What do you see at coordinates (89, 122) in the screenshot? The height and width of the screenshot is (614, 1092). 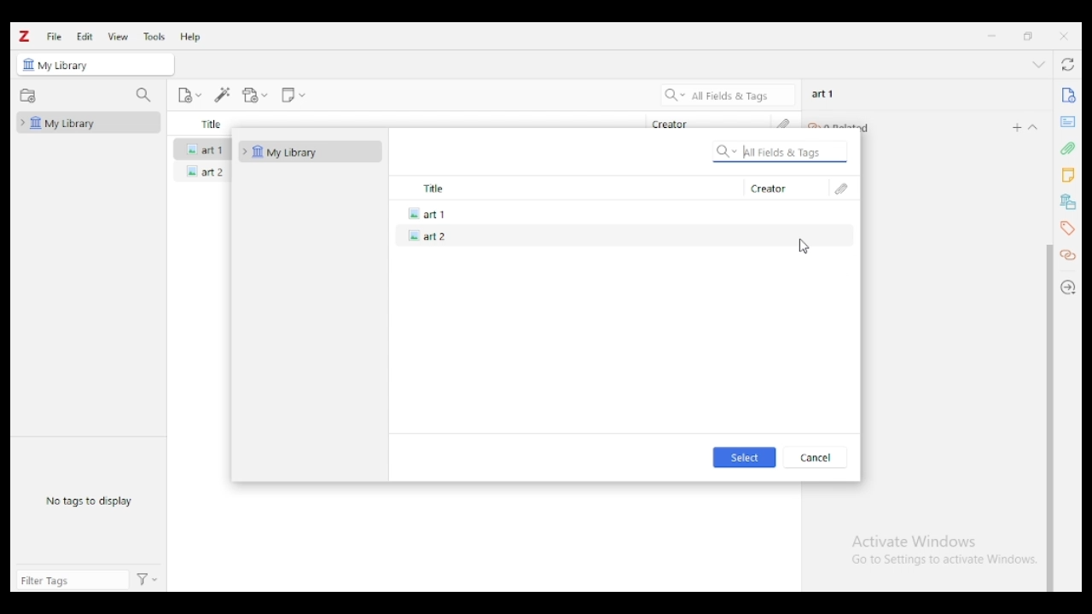 I see `my library` at bounding box center [89, 122].